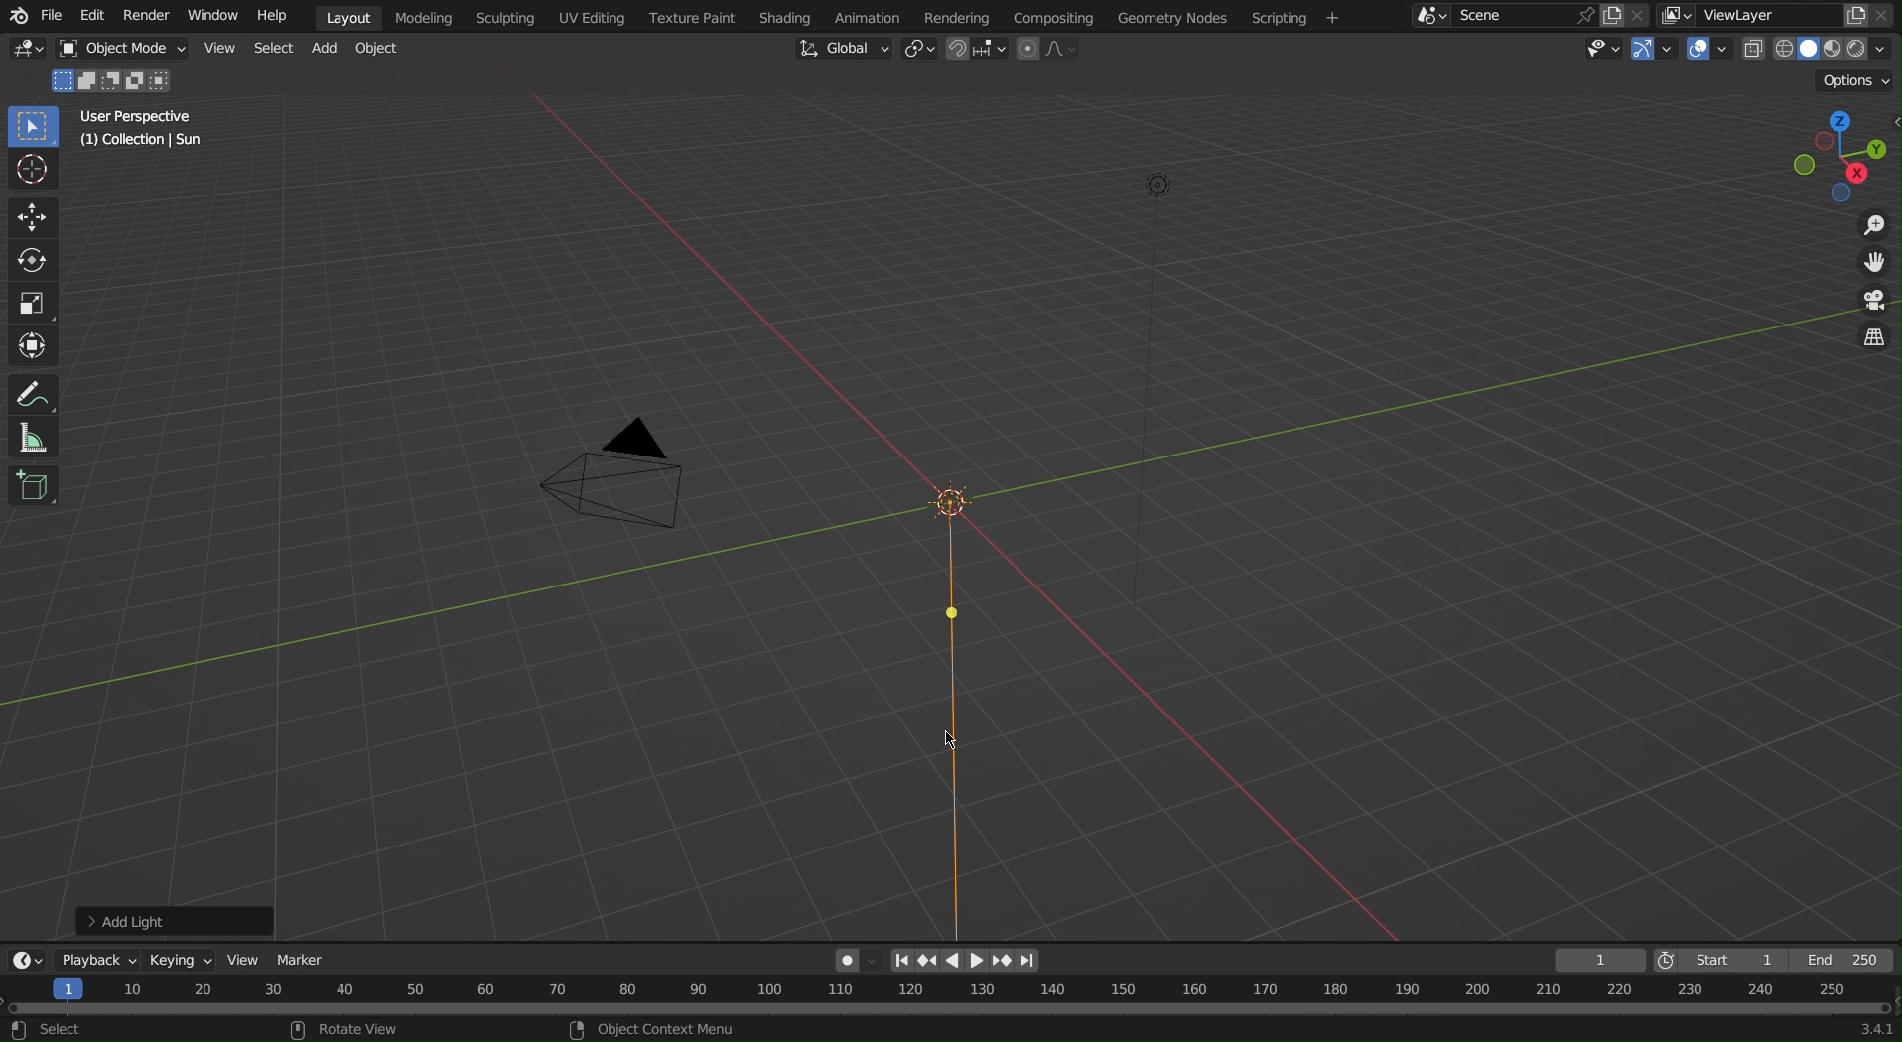 Image resolution: width=1902 pixels, height=1042 pixels. Describe the element at coordinates (1641, 14) in the screenshot. I see `close` at that location.